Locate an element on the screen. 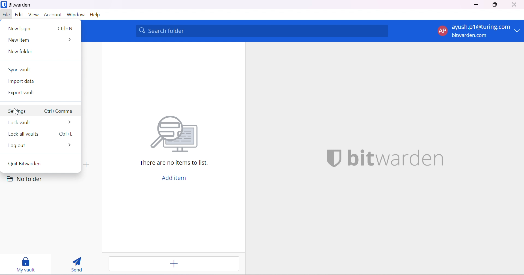 The image size is (524, 275). create folder is located at coordinates (87, 165).